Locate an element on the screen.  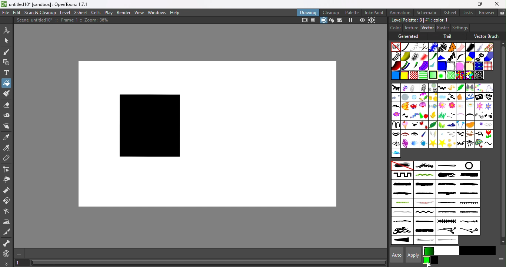
scratch is located at coordinates (423, 203).